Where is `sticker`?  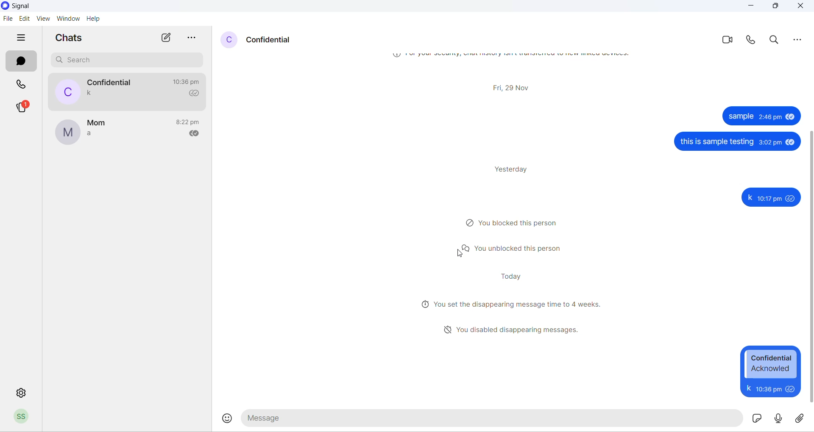
sticker is located at coordinates (757, 418).